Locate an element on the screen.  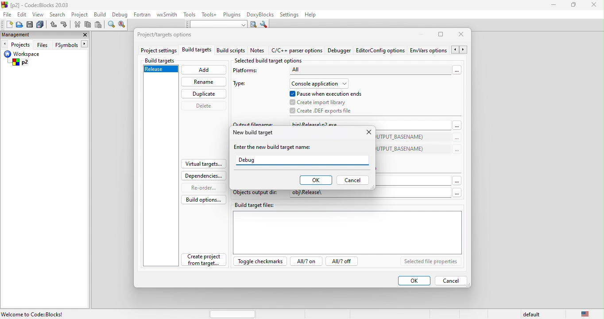
new build target is located at coordinates (261, 132).